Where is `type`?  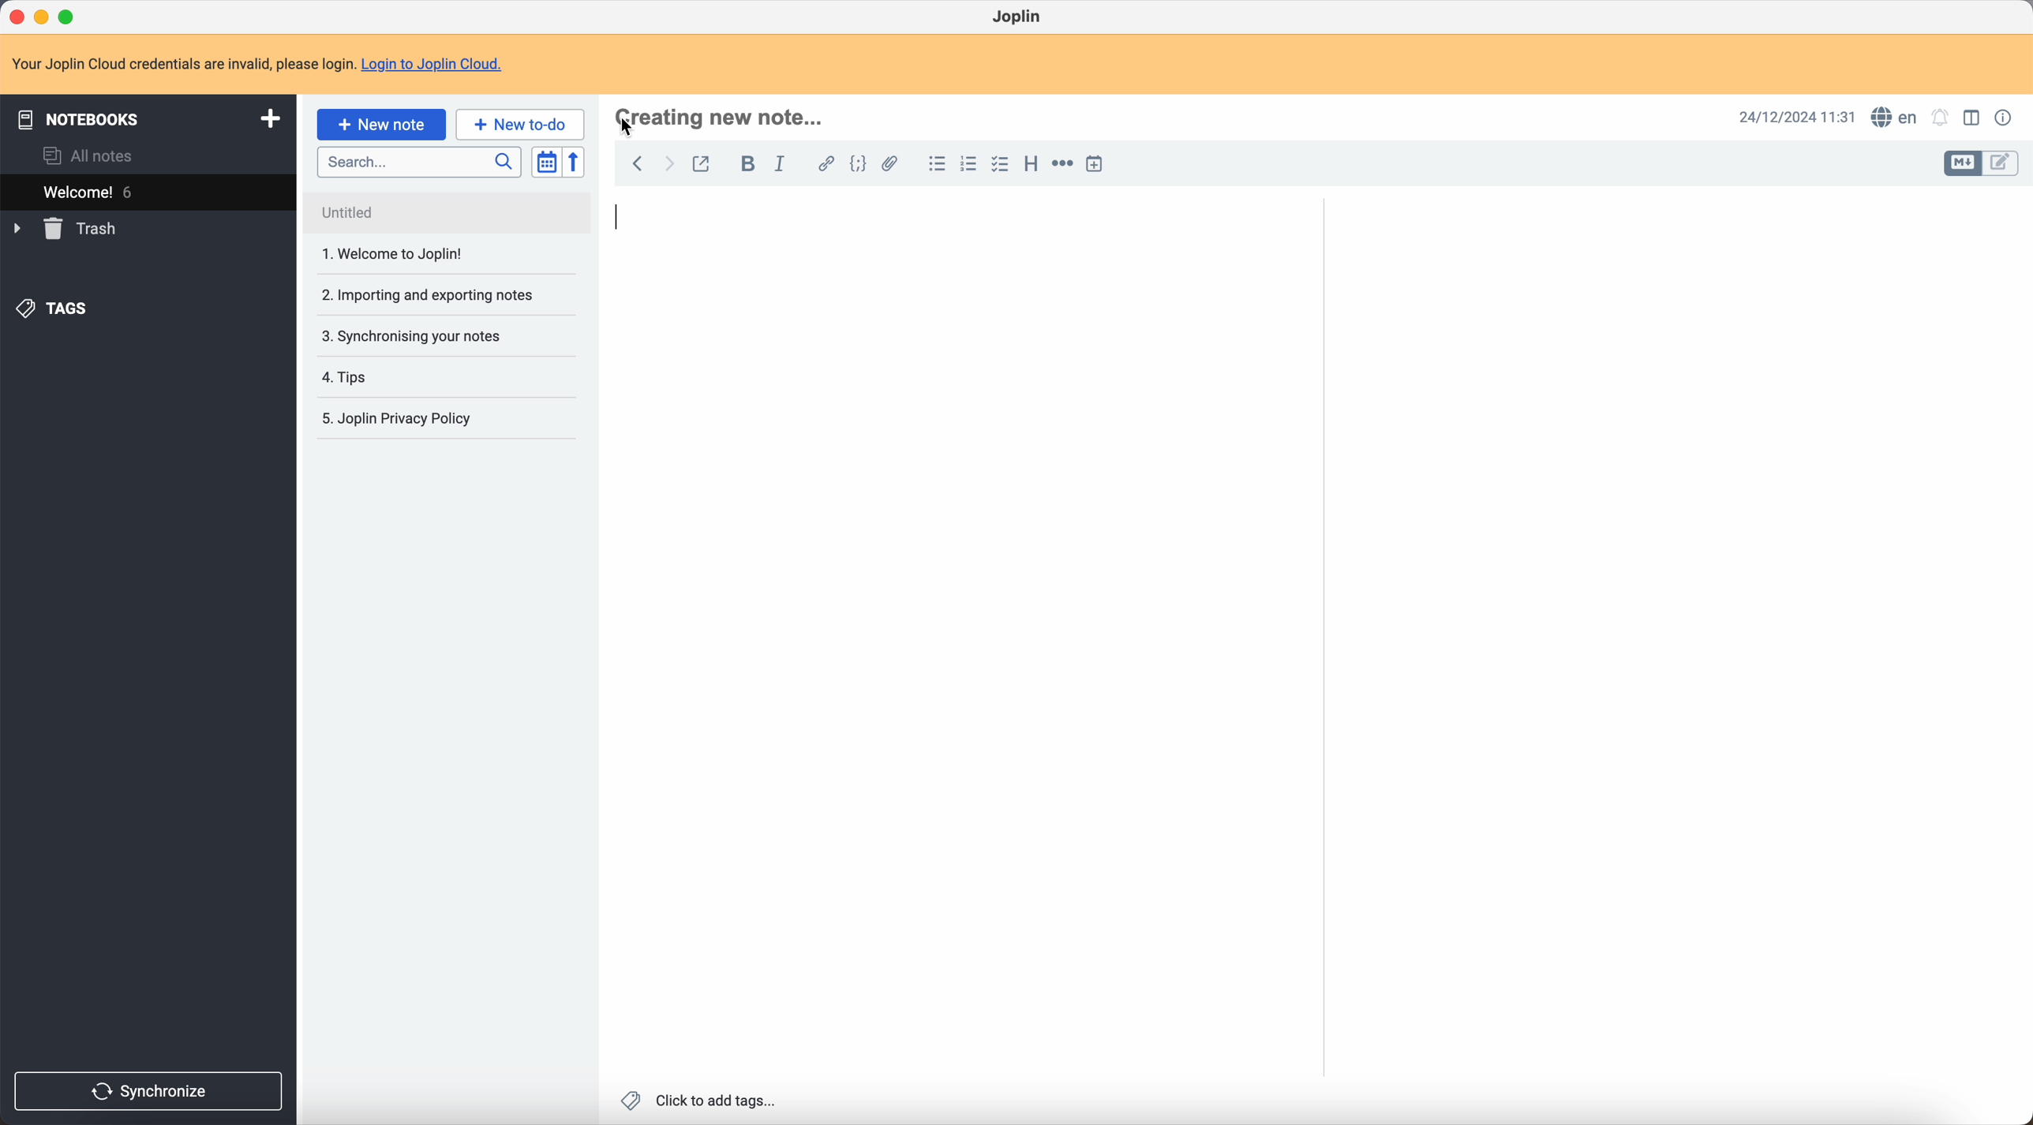 type is located at coordinates (623, 219).